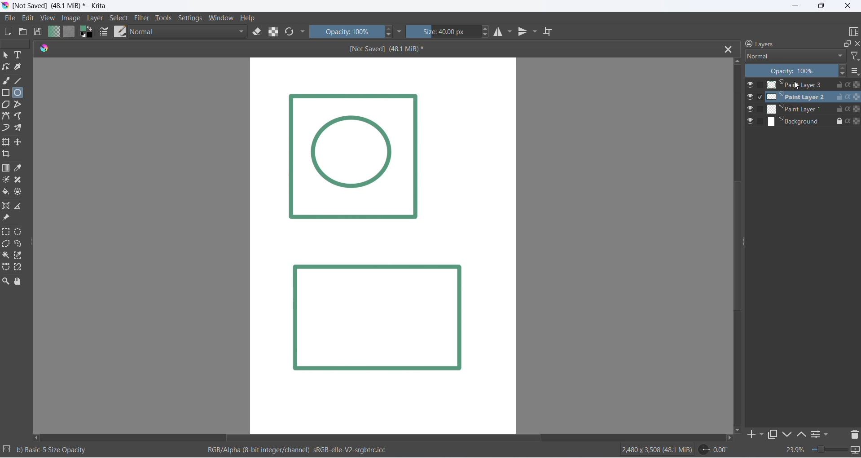  I want to click on paint layer 1, so click(795, 97).